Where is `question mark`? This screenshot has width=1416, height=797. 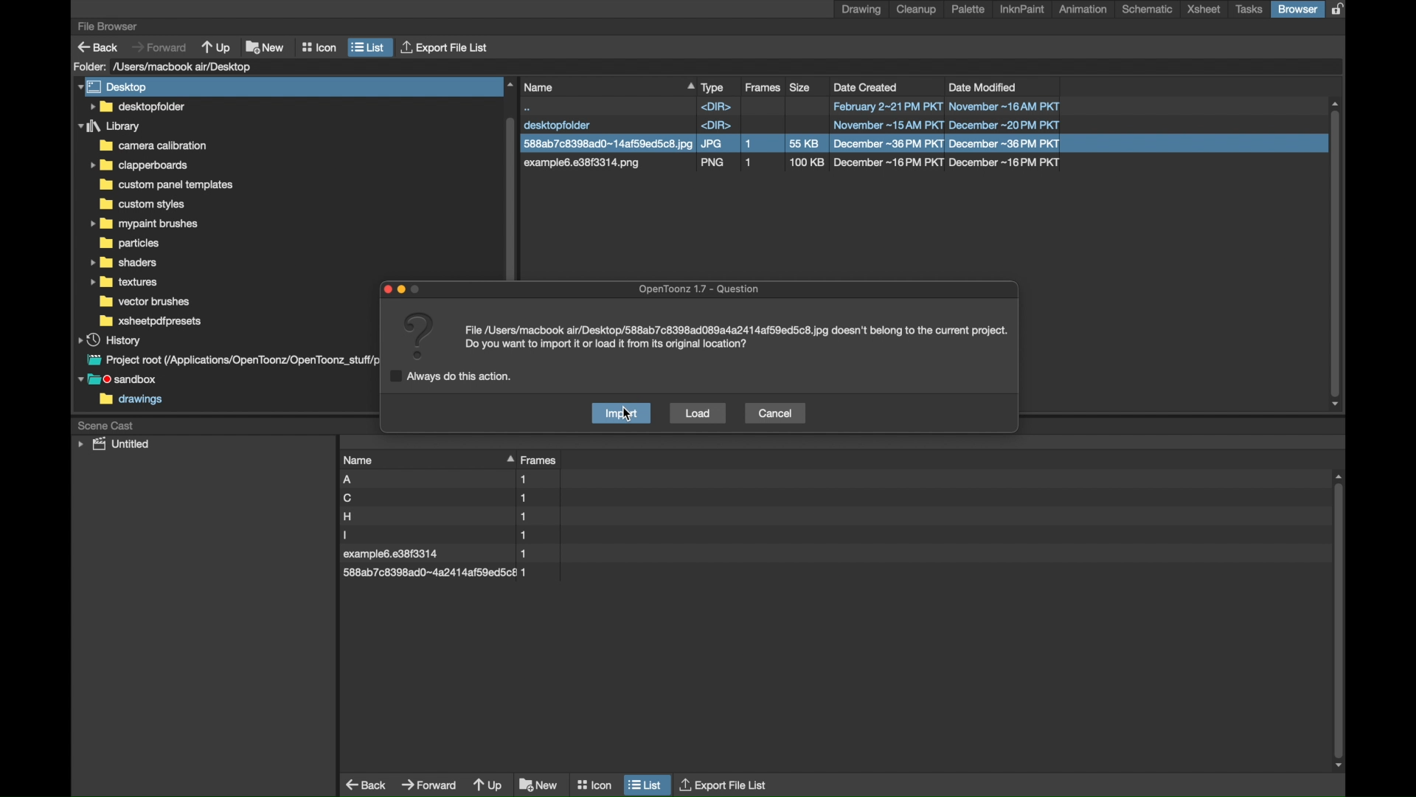 question mark is located at coordinates (422, 336).